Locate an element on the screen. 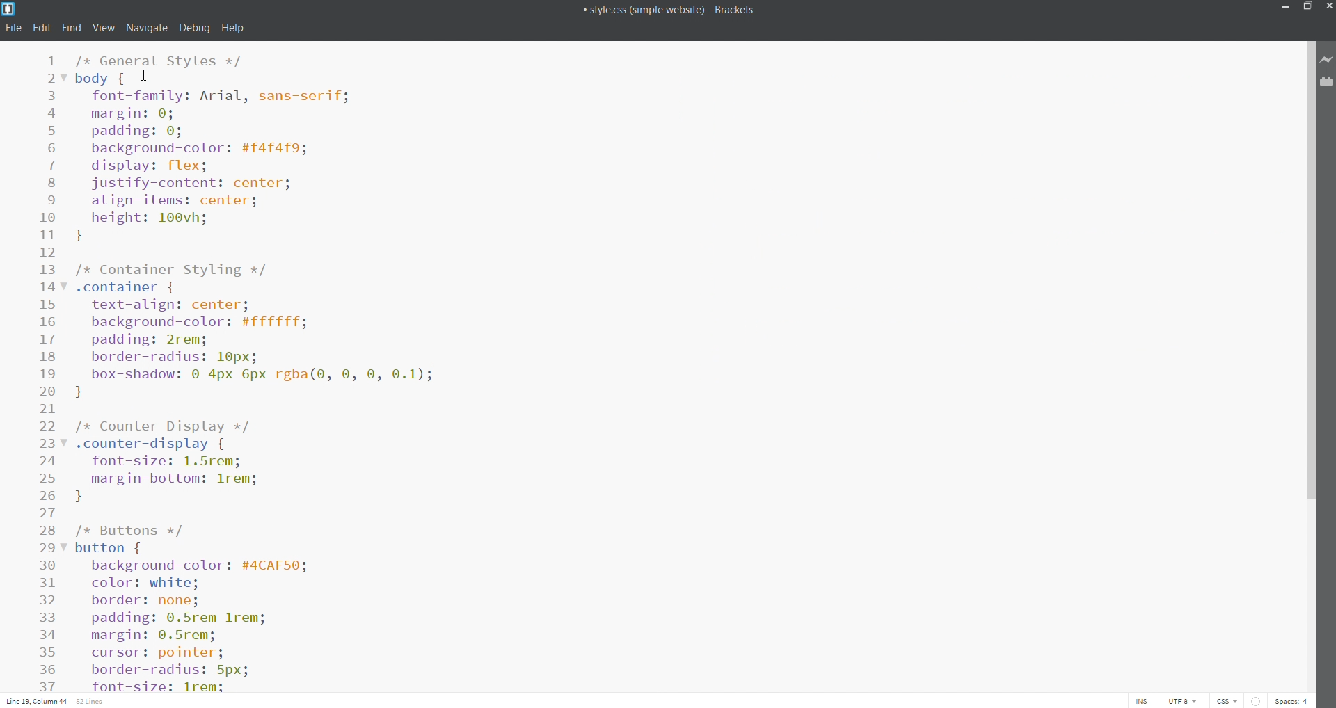  file type is located at coordinates (1223, 700).